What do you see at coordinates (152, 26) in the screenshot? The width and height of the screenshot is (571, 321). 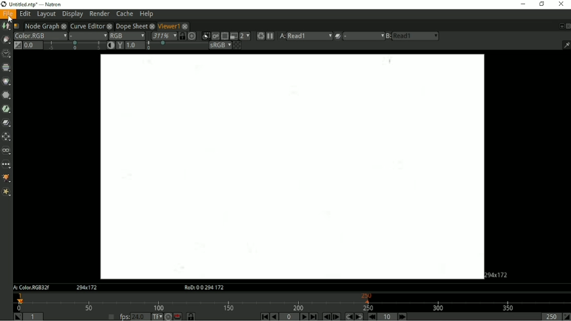 I see `close` at bounding box center [152, 26].